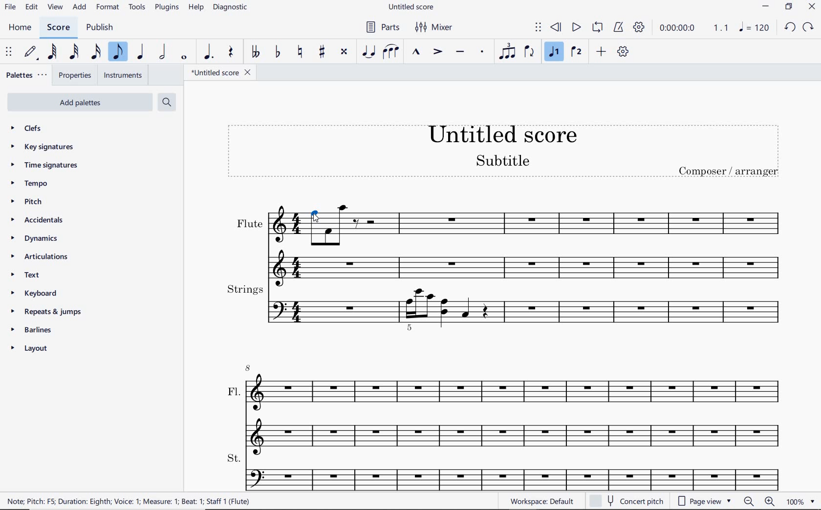 This screenshot has width=821, height=510. Describe the element at coordinates (30, 350) in the screenshot. I see `layout` at that location.